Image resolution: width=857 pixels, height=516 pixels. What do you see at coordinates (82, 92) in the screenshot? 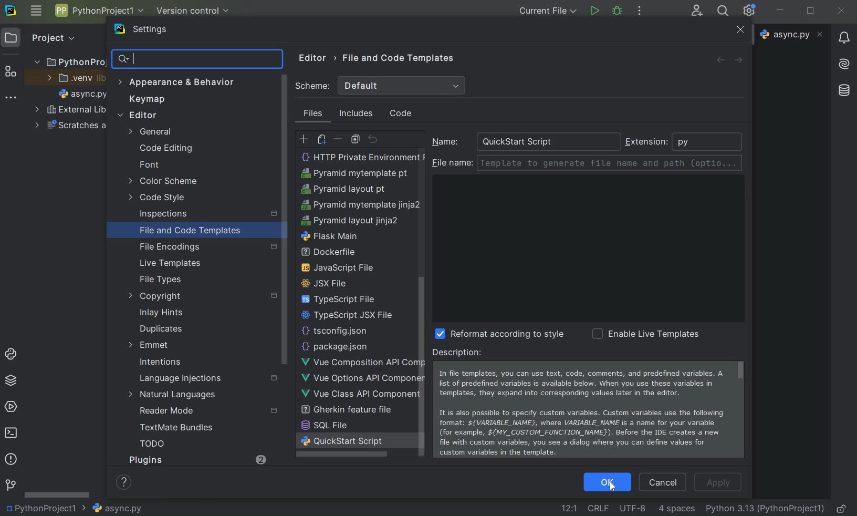
I see `file name` at bounding box center [82, 92].